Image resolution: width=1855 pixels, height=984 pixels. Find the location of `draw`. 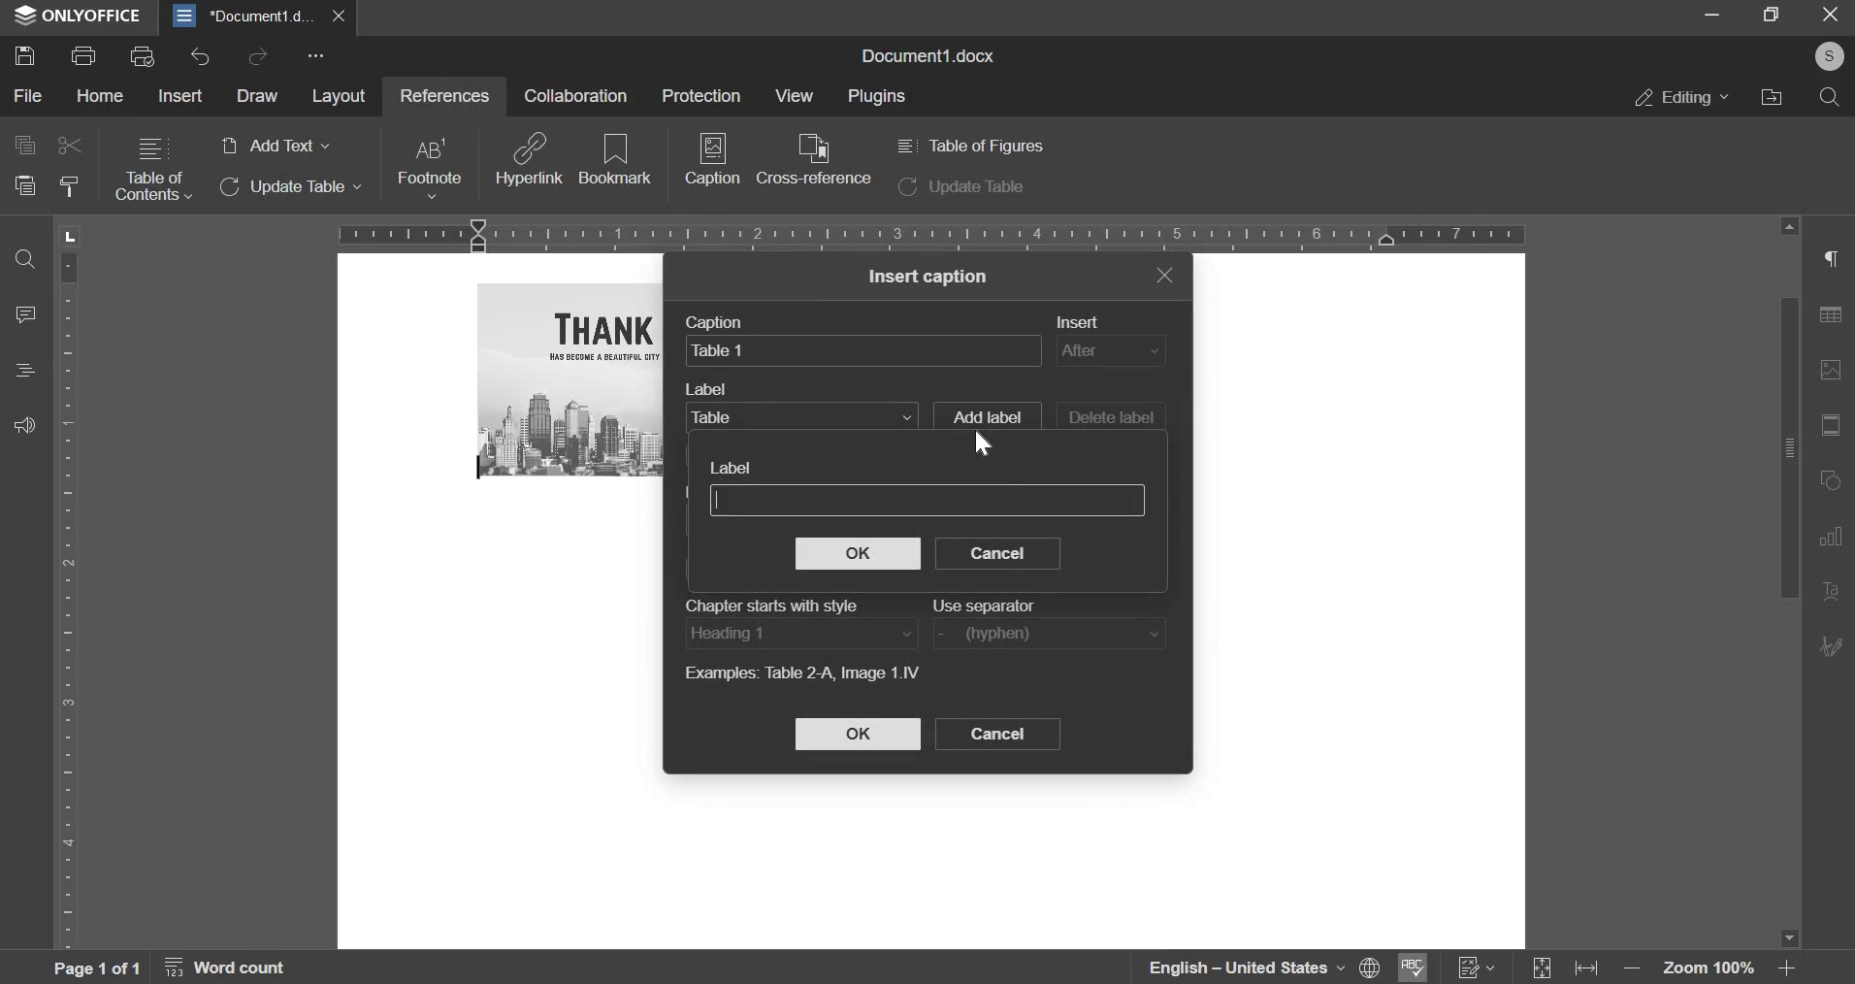

draw is located at coordinates (256, 96).